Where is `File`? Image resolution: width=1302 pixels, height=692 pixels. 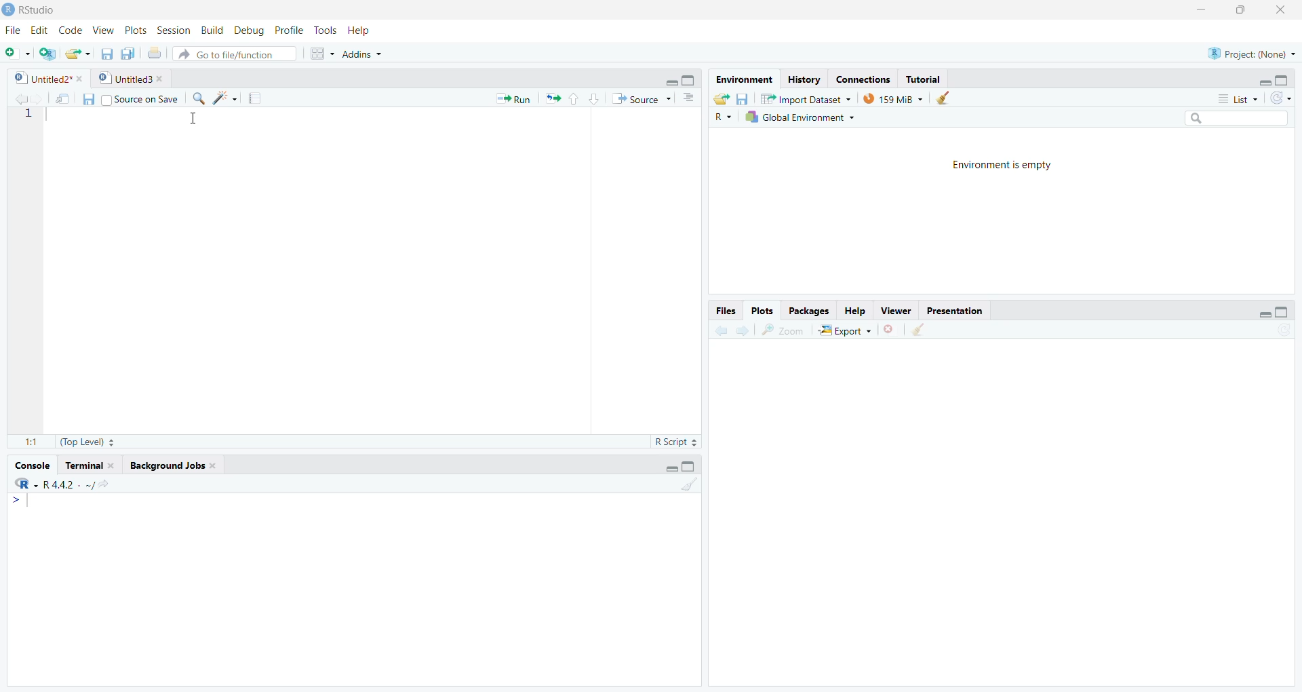 File is located at coordinates (12, 30).